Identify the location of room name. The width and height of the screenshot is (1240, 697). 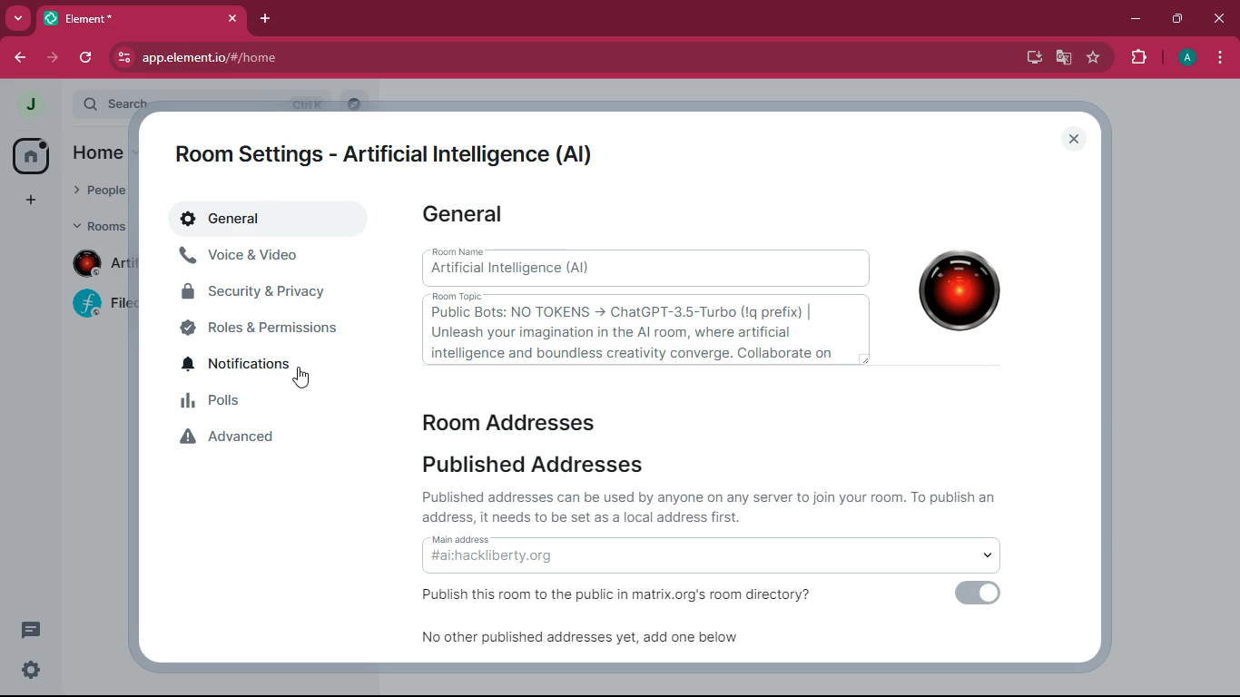
(645, 267).